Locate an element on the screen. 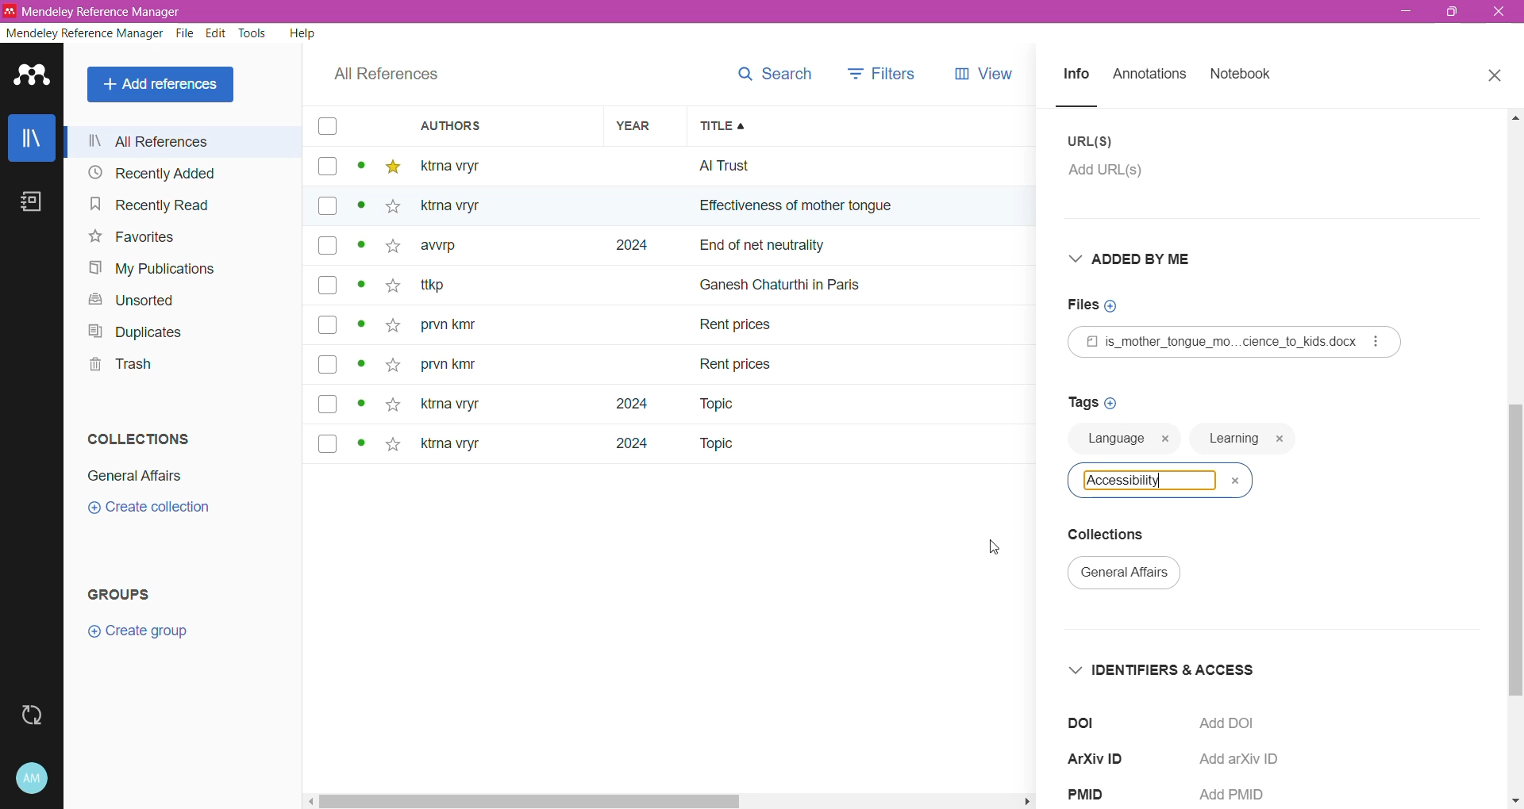 The width and height of the screenshot is (1524, 809). box is located at coordinates (329, 366).